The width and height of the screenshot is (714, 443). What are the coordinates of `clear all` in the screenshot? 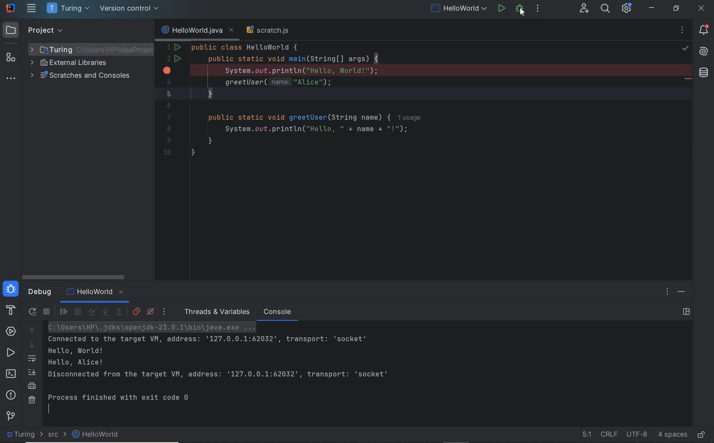 It's located at (32, 402).